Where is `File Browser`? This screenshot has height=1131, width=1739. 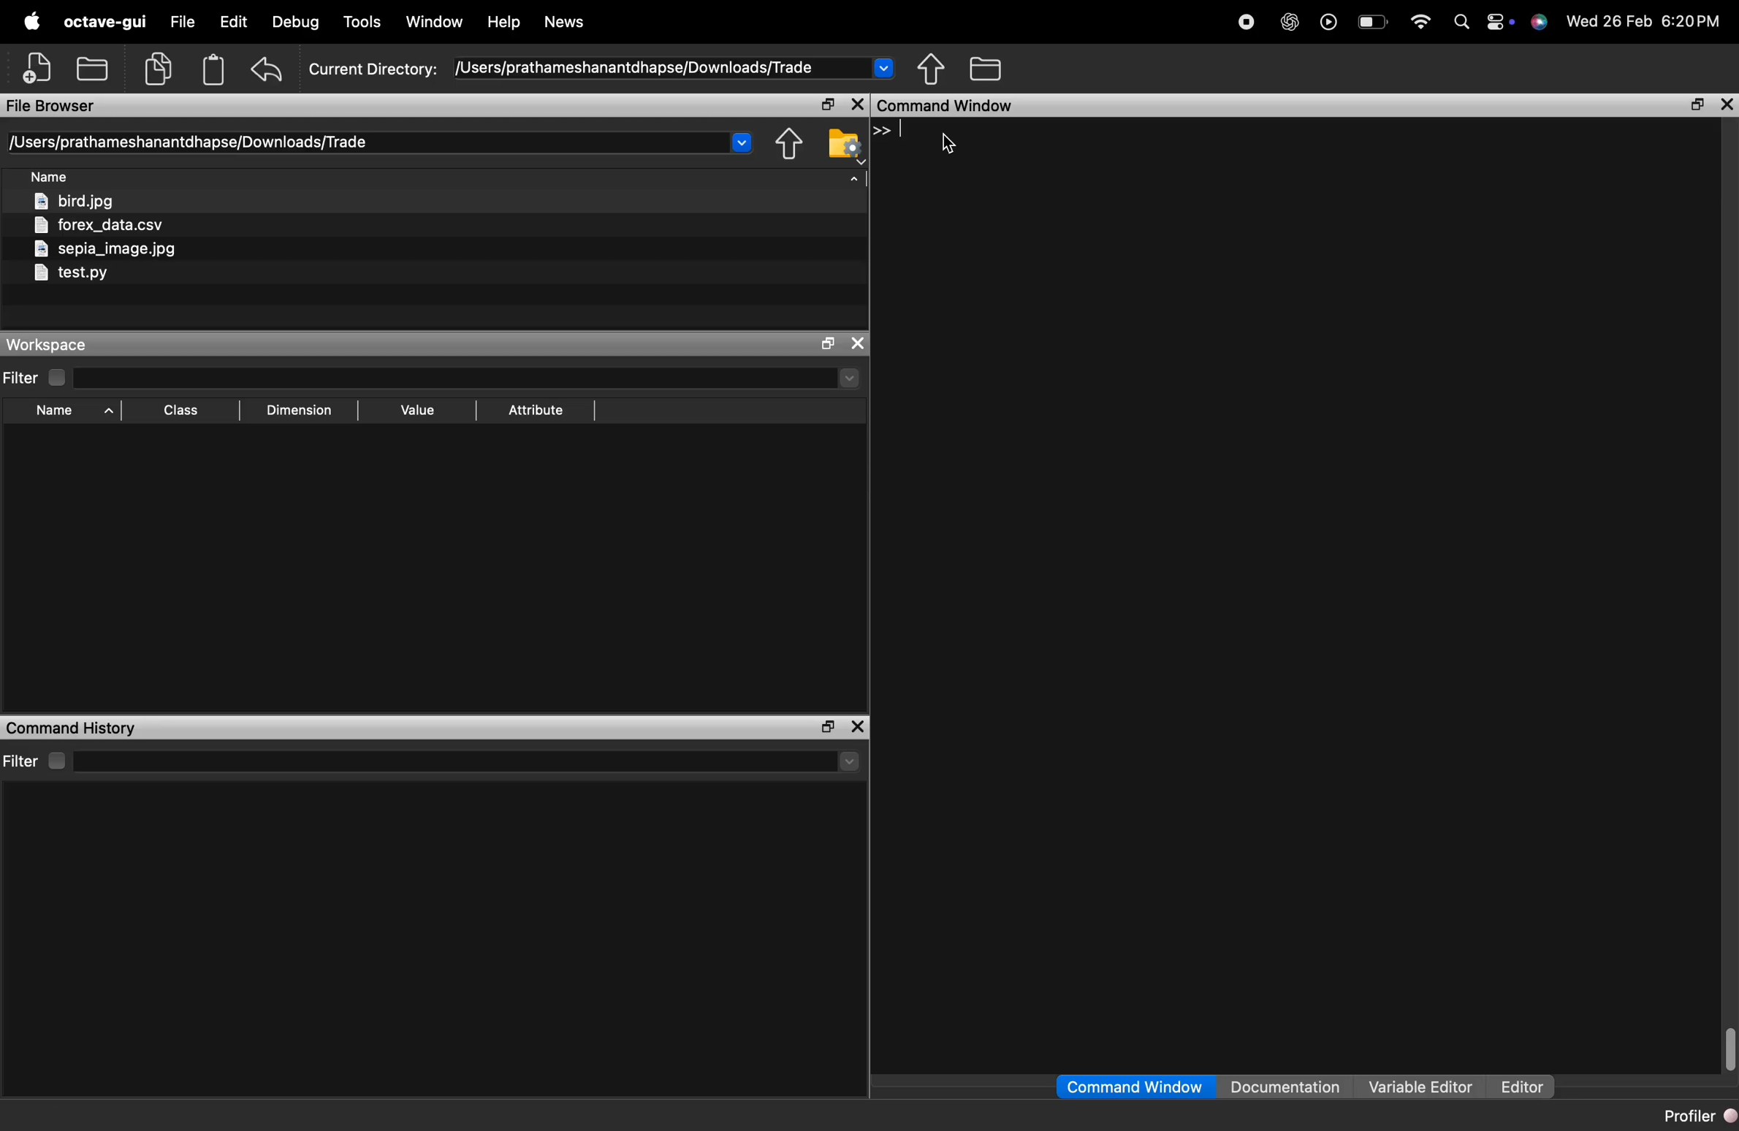
File Browser is located at coordinates (52, 106).